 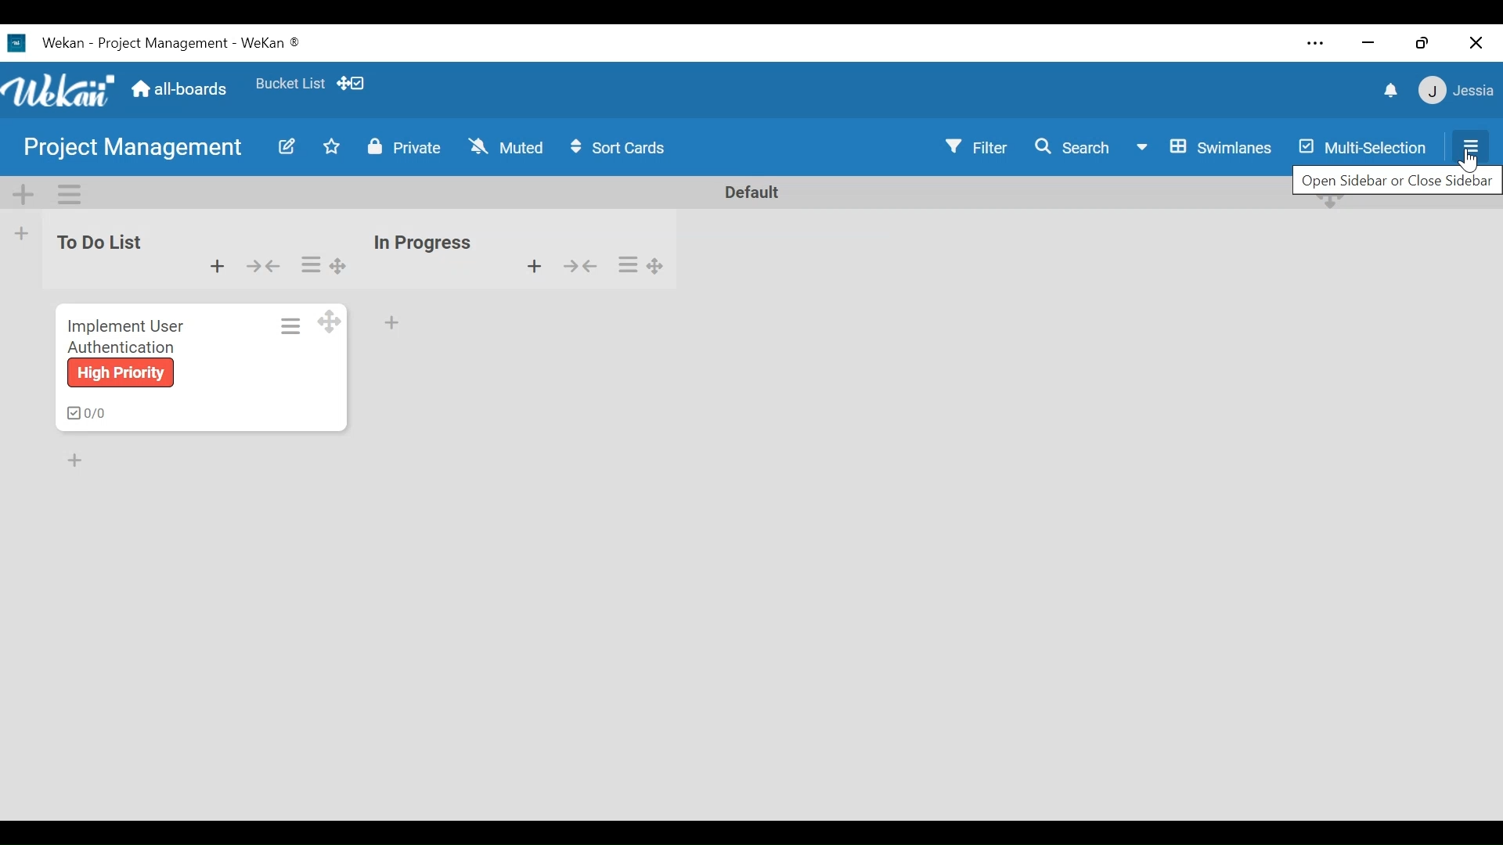 I want to click on favorites, so click(x=288, y=81).